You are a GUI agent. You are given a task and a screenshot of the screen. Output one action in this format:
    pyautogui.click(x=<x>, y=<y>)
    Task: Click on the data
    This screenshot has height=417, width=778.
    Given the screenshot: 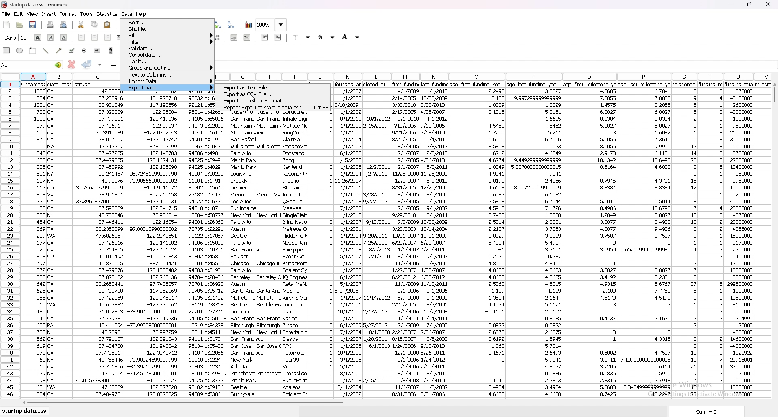 What is the action you would take?
    pyautogui.click(x=322, y=255)
    